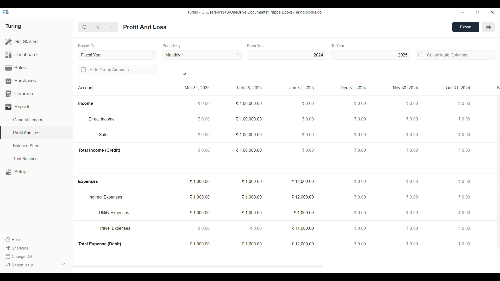 This screenshot has width=500, height=281. Describe the element at coordinates (353, 88) in the screenshot. I see `Dec 31, 2024` at that location.